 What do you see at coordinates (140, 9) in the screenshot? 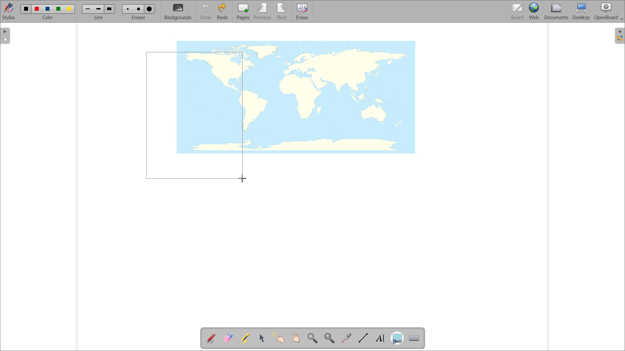
I see `medium` at bounding box center [140, 9].